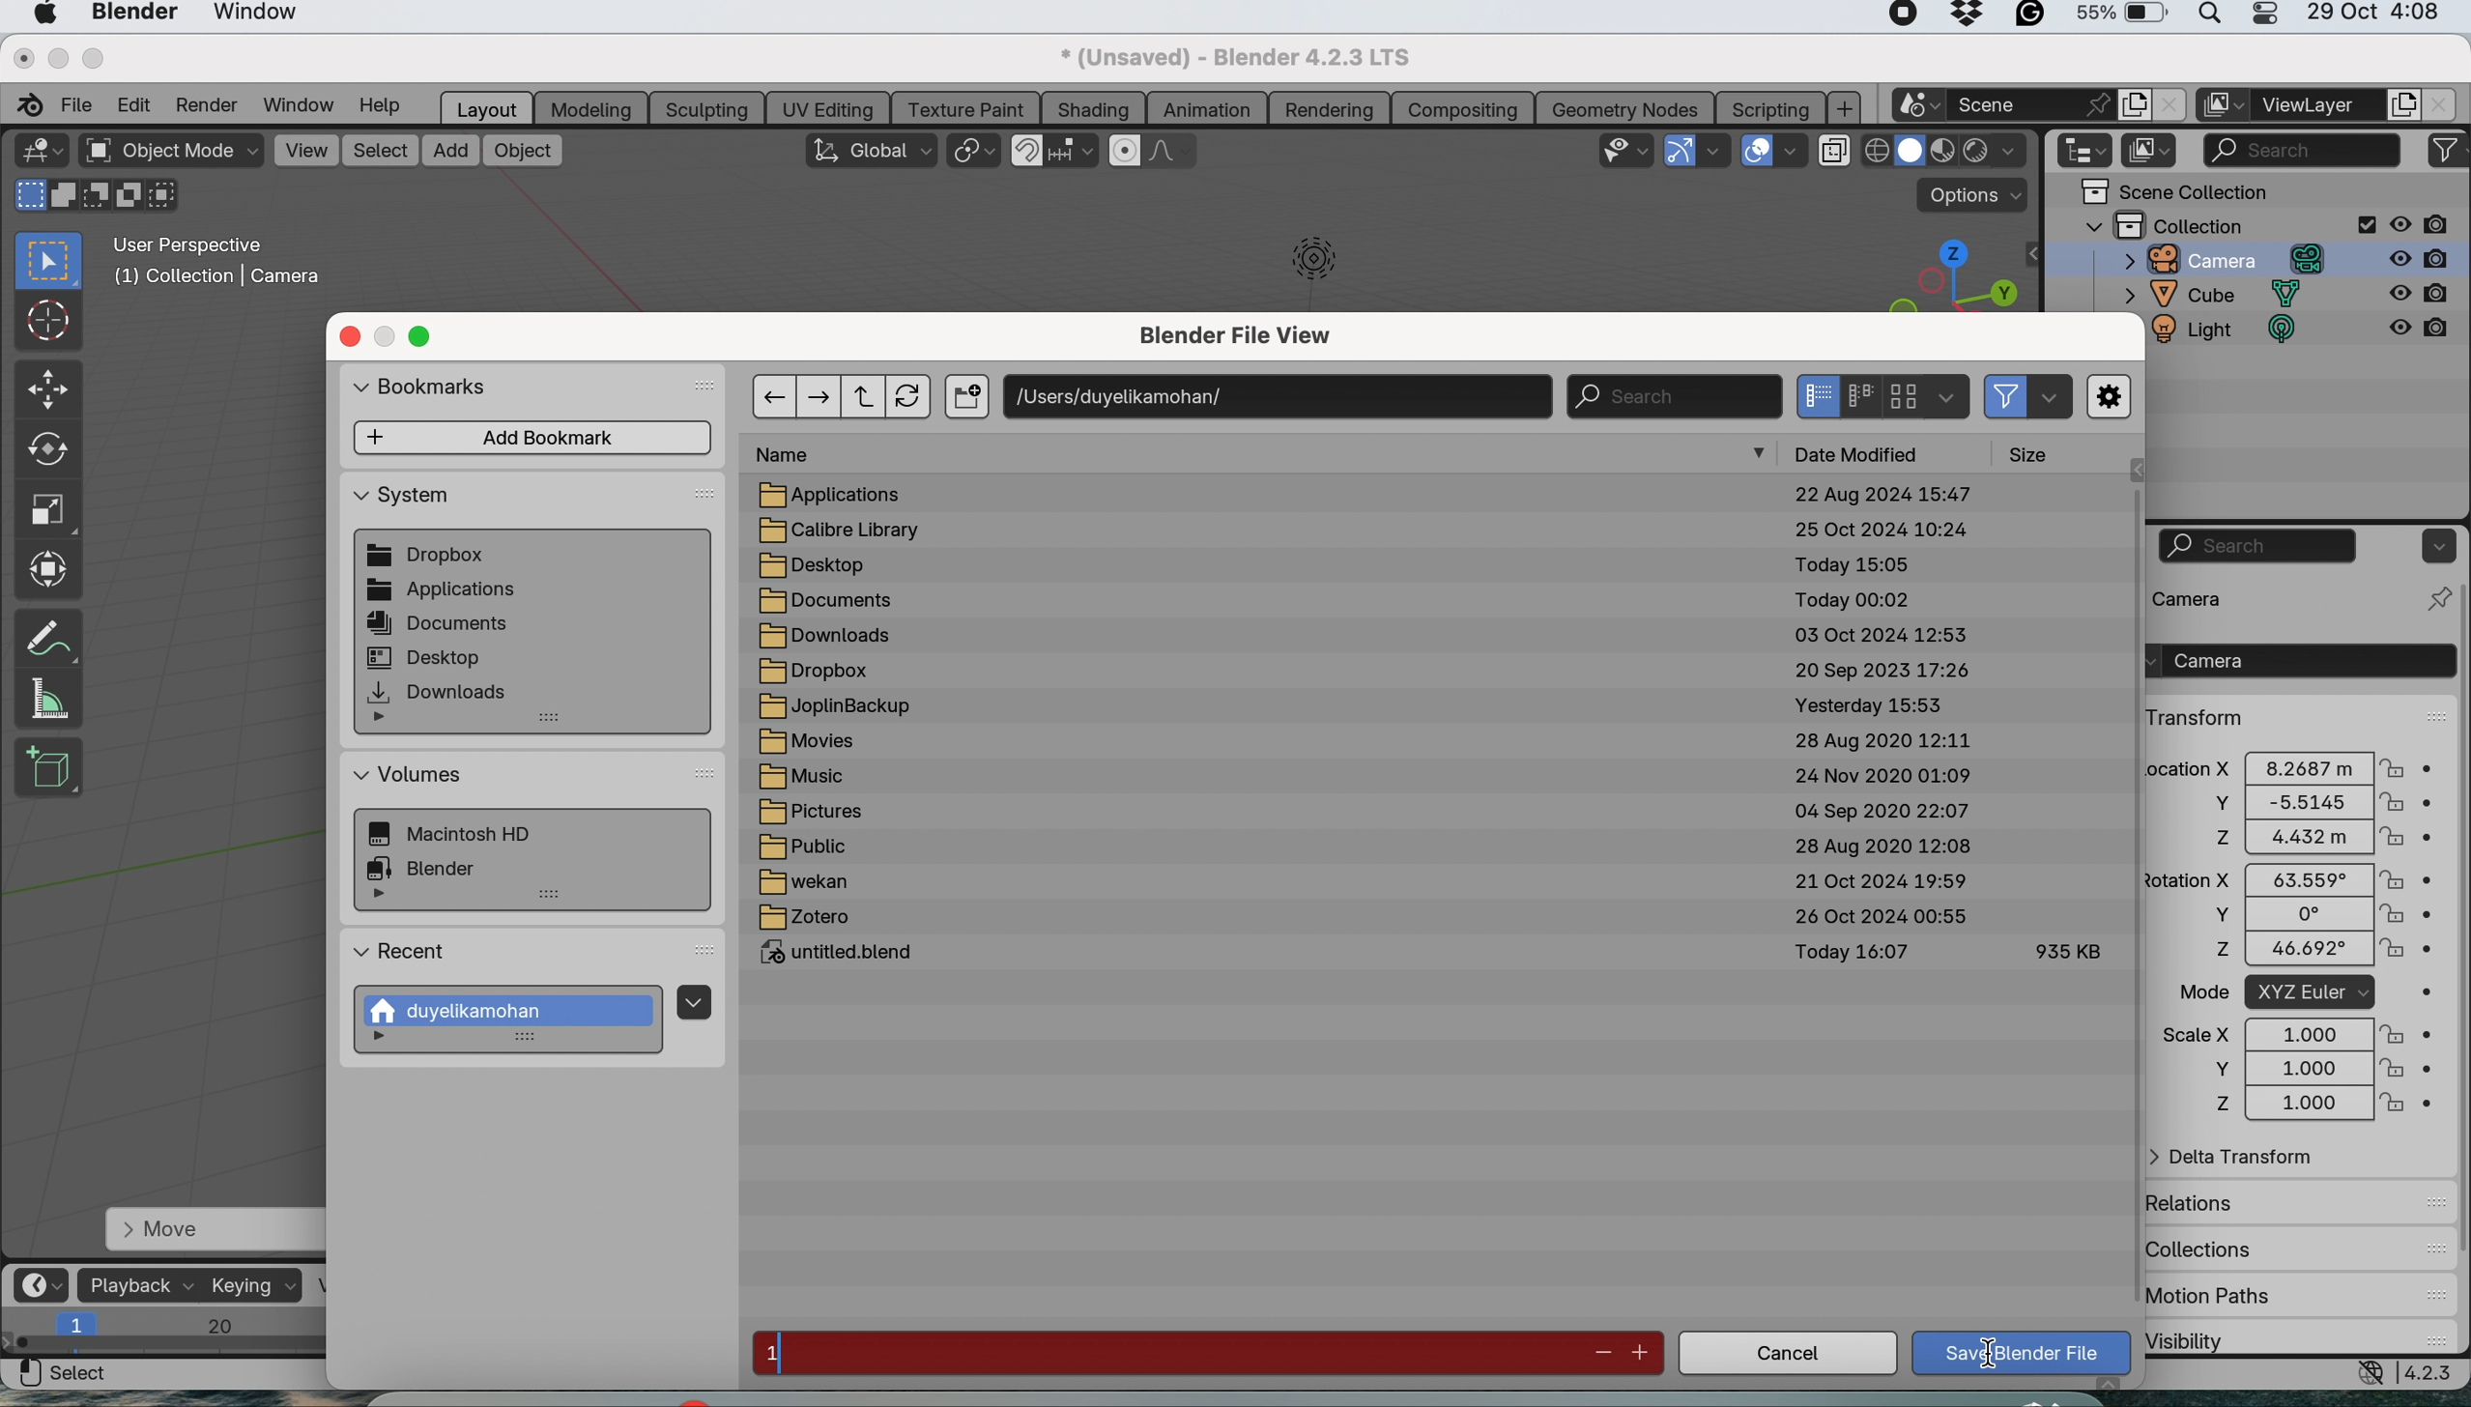  Describe the element at coordinates (1207, 111) in the screenshot. I see `animation` at that location.